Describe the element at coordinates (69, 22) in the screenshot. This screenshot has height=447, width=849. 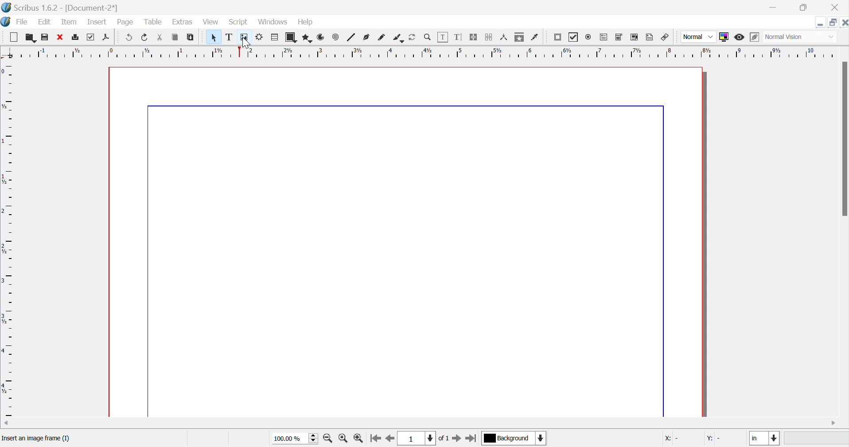
I see `item` at that location.